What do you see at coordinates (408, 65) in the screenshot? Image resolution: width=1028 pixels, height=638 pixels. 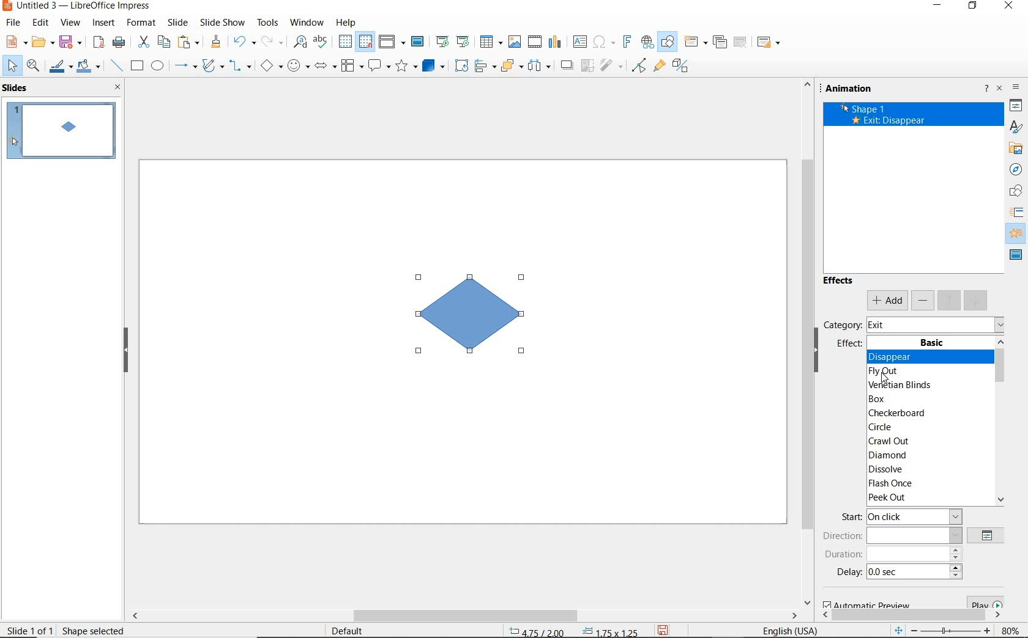 I see `stars and banners` at bounding box center [408, 65].